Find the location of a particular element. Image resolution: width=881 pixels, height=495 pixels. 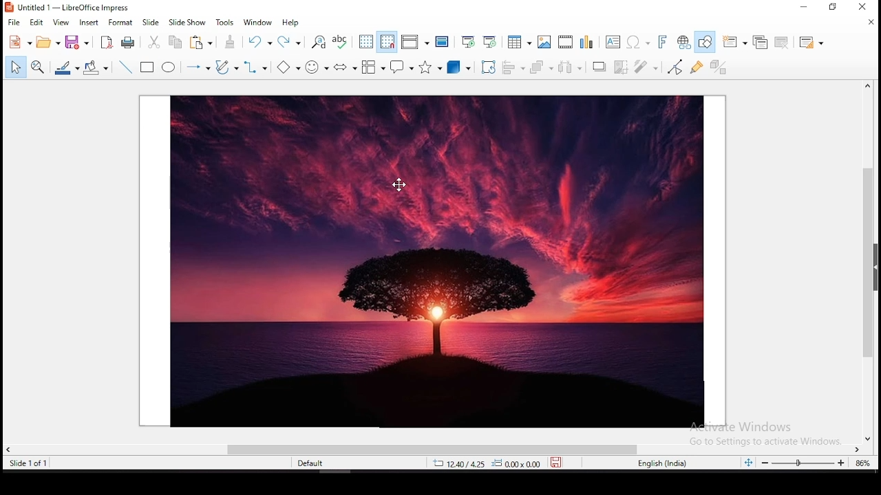

ellipse is located at coordinates (169, 67).